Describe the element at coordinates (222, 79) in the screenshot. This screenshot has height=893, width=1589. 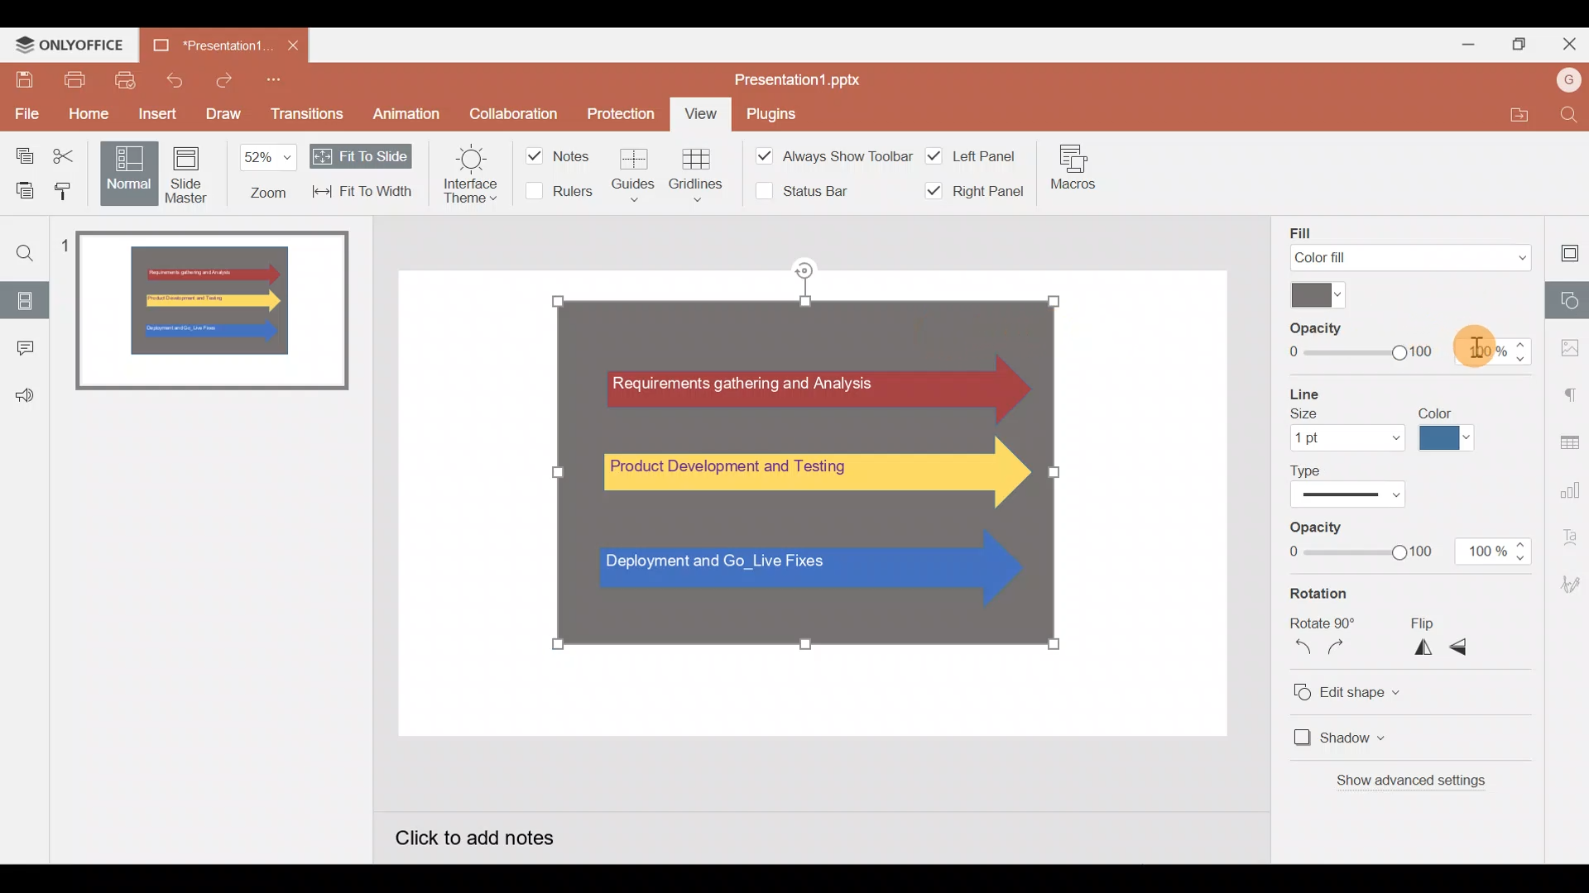
I see `Redo` at that location.